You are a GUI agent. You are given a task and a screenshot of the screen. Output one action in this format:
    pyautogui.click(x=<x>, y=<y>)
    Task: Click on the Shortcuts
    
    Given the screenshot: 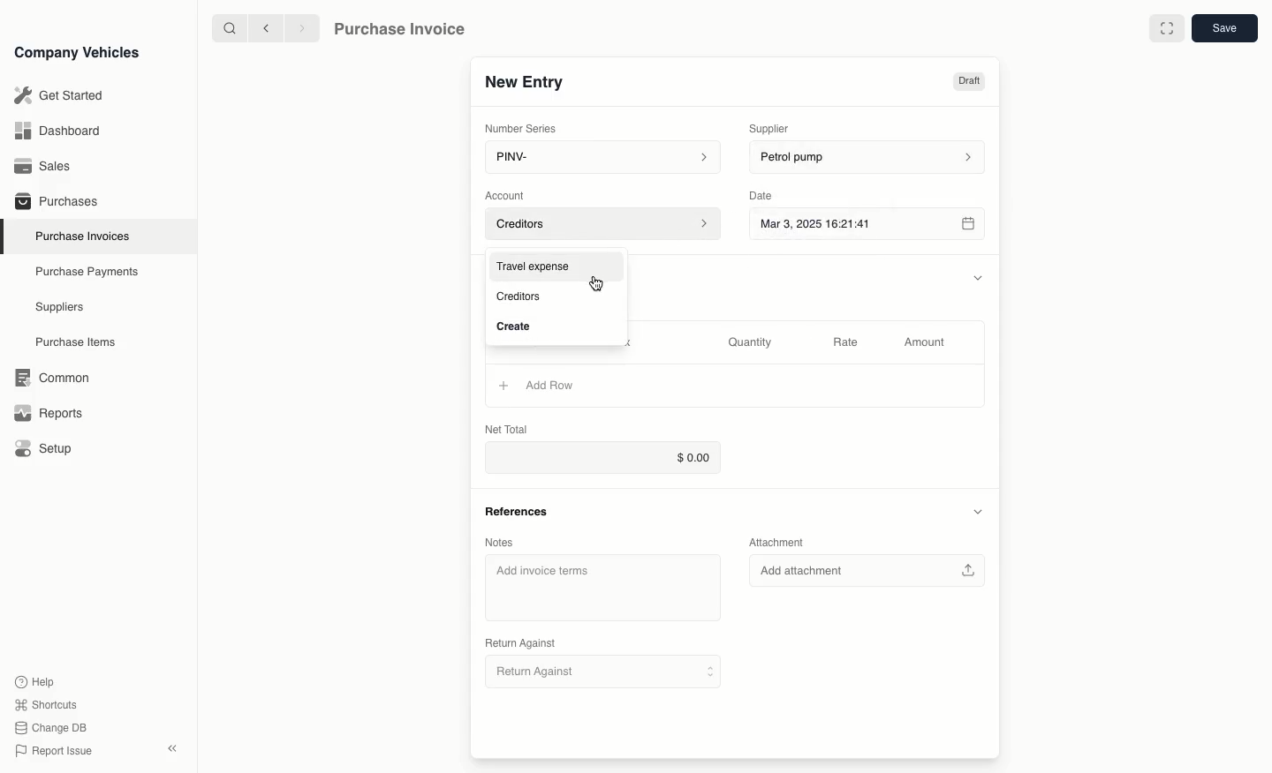 What is the action you would take?
    pyautogui.click(x=47, y=706)
    